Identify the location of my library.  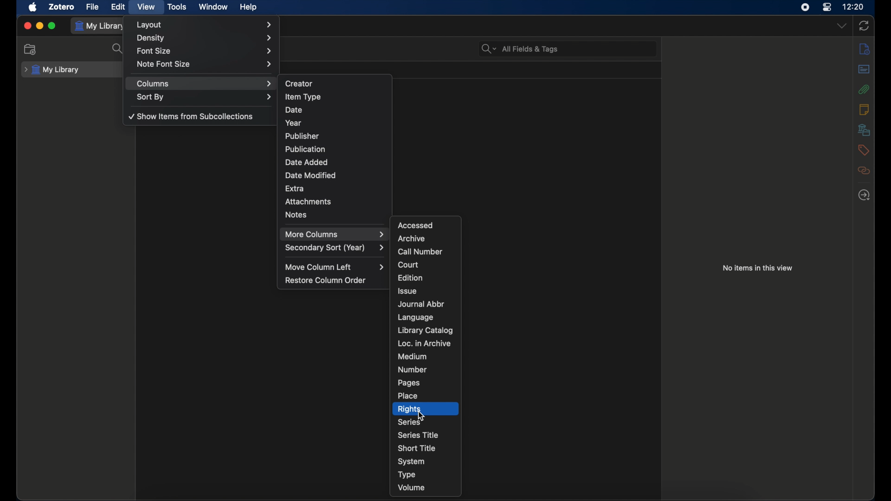
(101, 26).